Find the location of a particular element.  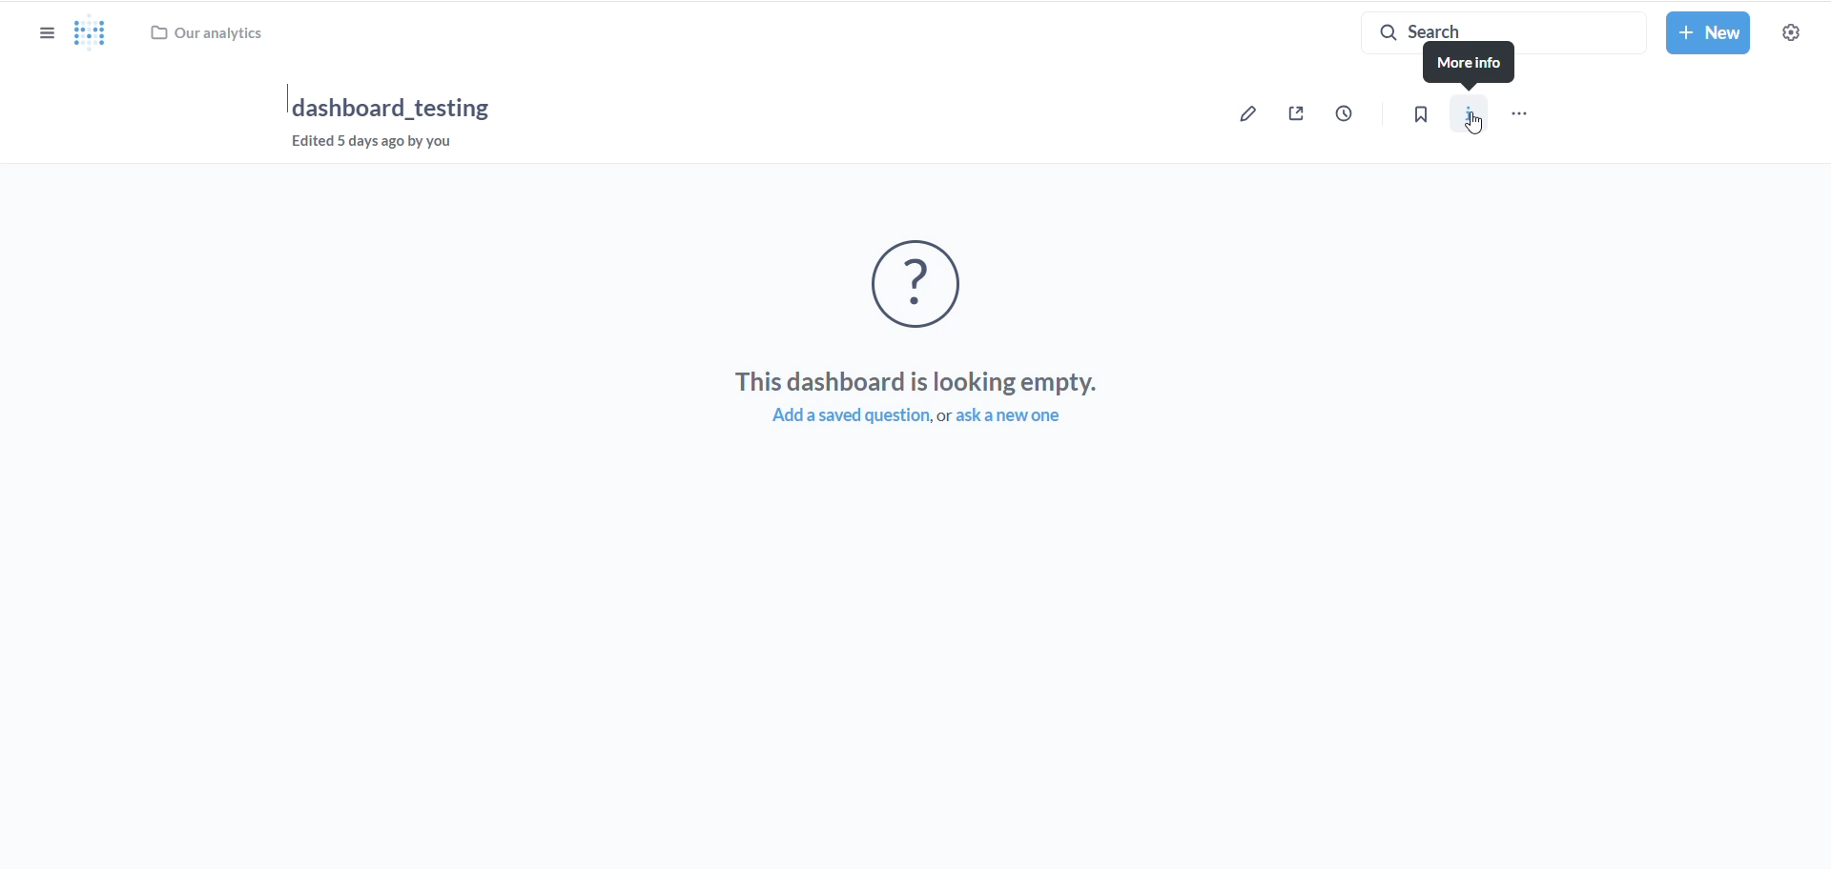

This dashboard is looking empty. is located at coordinates (917, 380).